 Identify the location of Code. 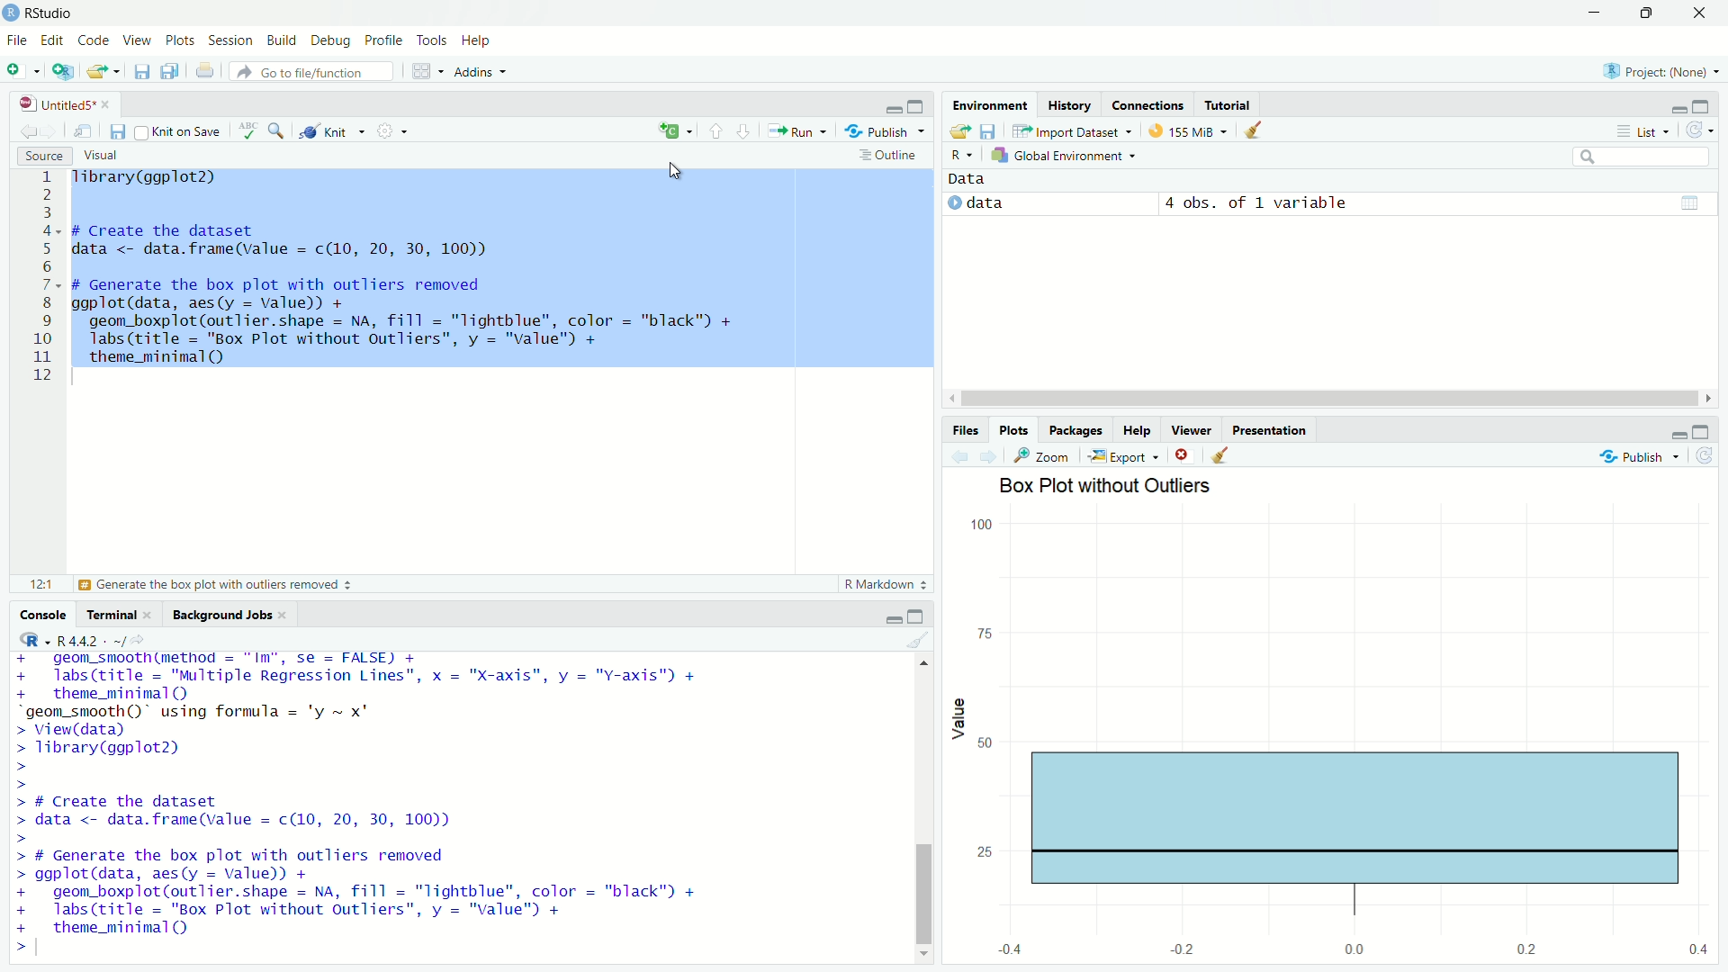
(94, 40).